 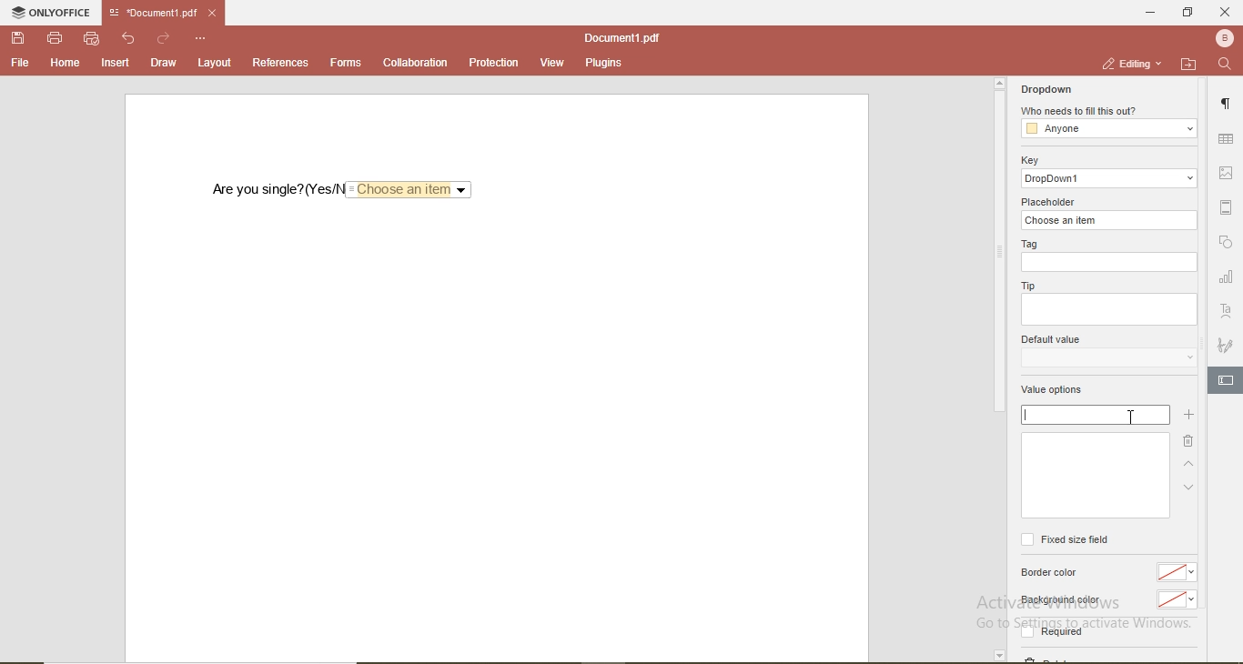 What do you see at coordinates (1107, 178) in the screenshot?
I see `dropdowm1` at bounding box center [1107, 178].